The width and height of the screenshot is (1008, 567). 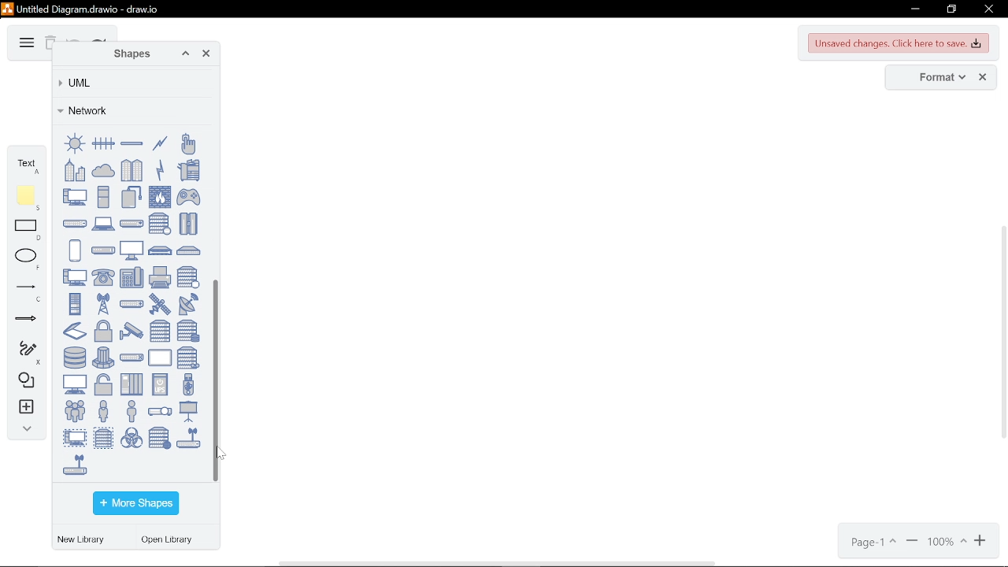 What do you see at coordinates (103, 250) in the screenshot?
I see `modem` at bounding box center [103, 250].